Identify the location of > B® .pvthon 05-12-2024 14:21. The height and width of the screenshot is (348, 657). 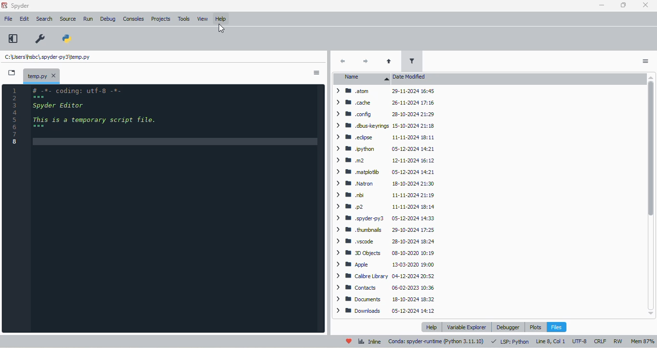
(383, 147).